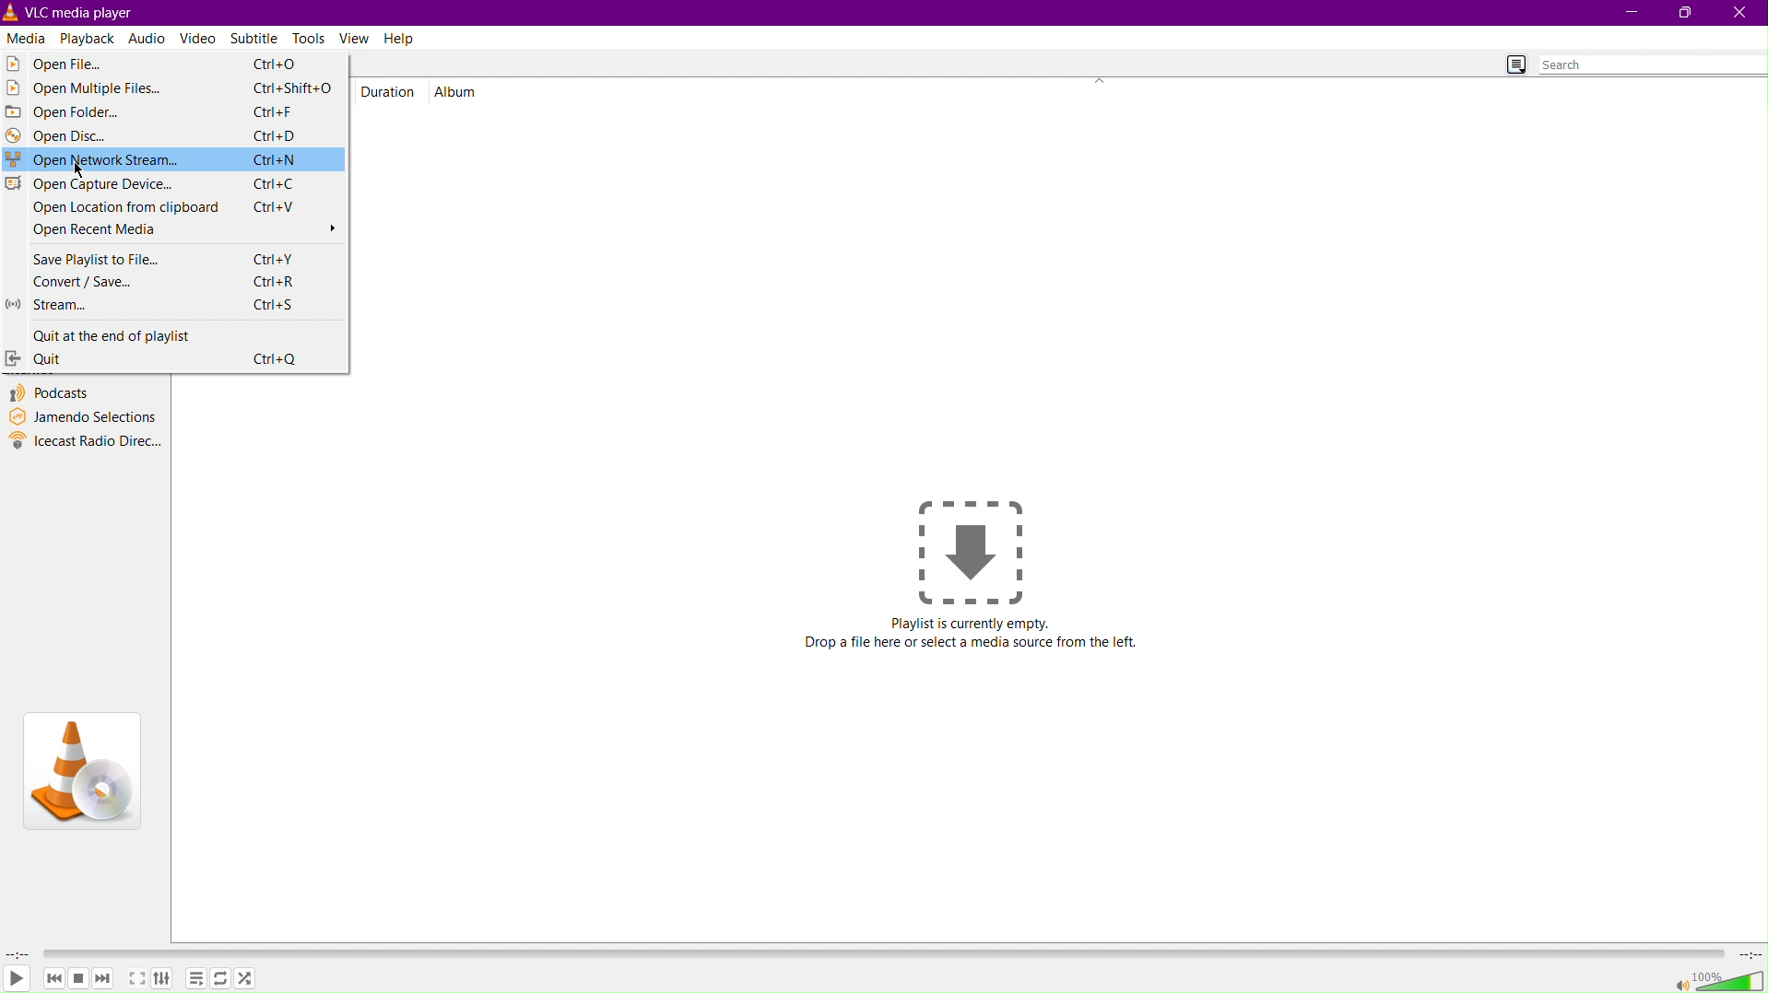 Image resolution: width=1768 pixels, height=993 pixels. I want to click on Open Folder, so click(87, 113).